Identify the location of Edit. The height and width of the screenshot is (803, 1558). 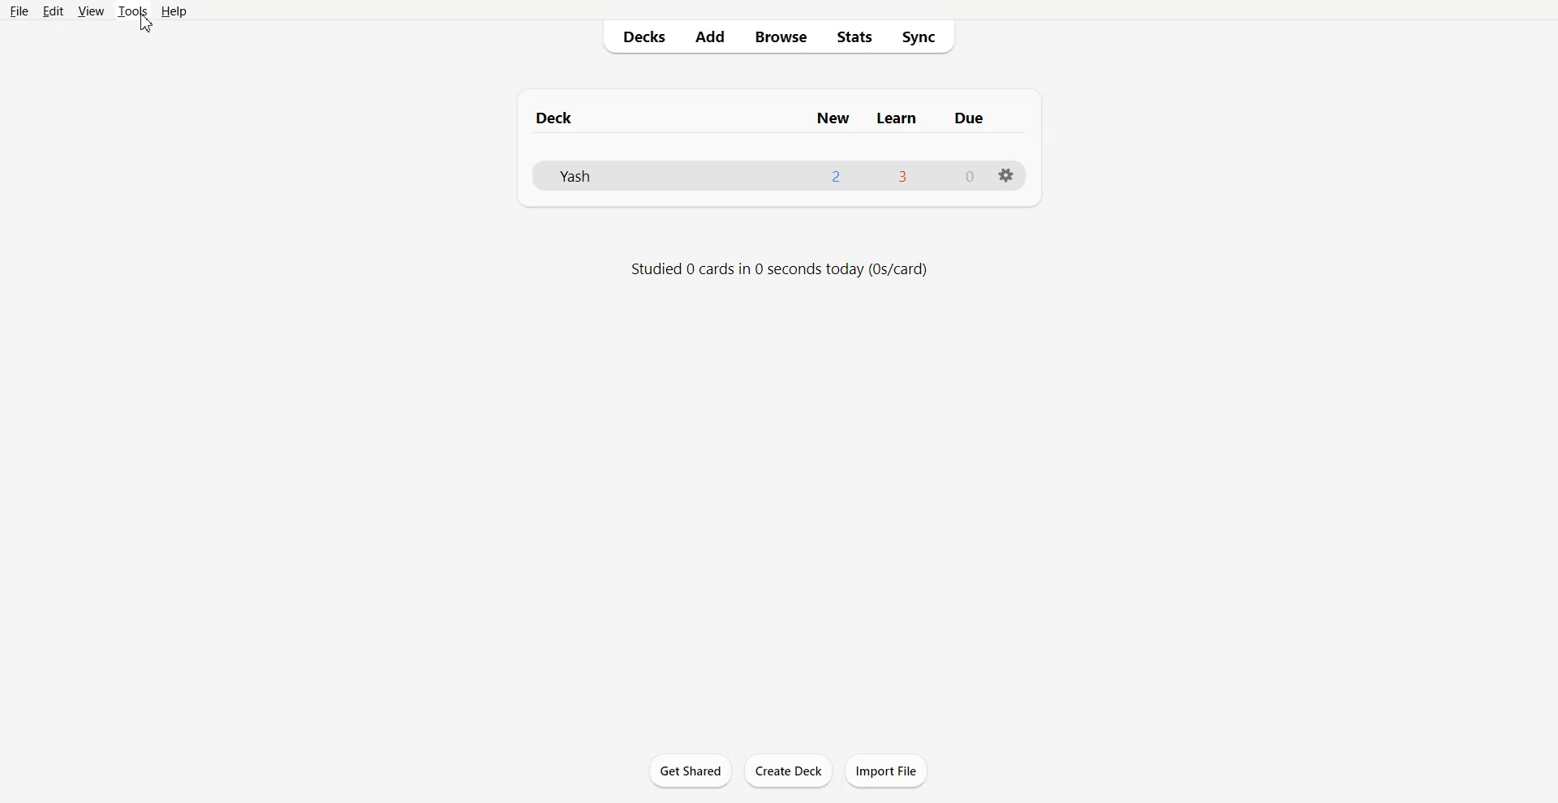
(52, 11).